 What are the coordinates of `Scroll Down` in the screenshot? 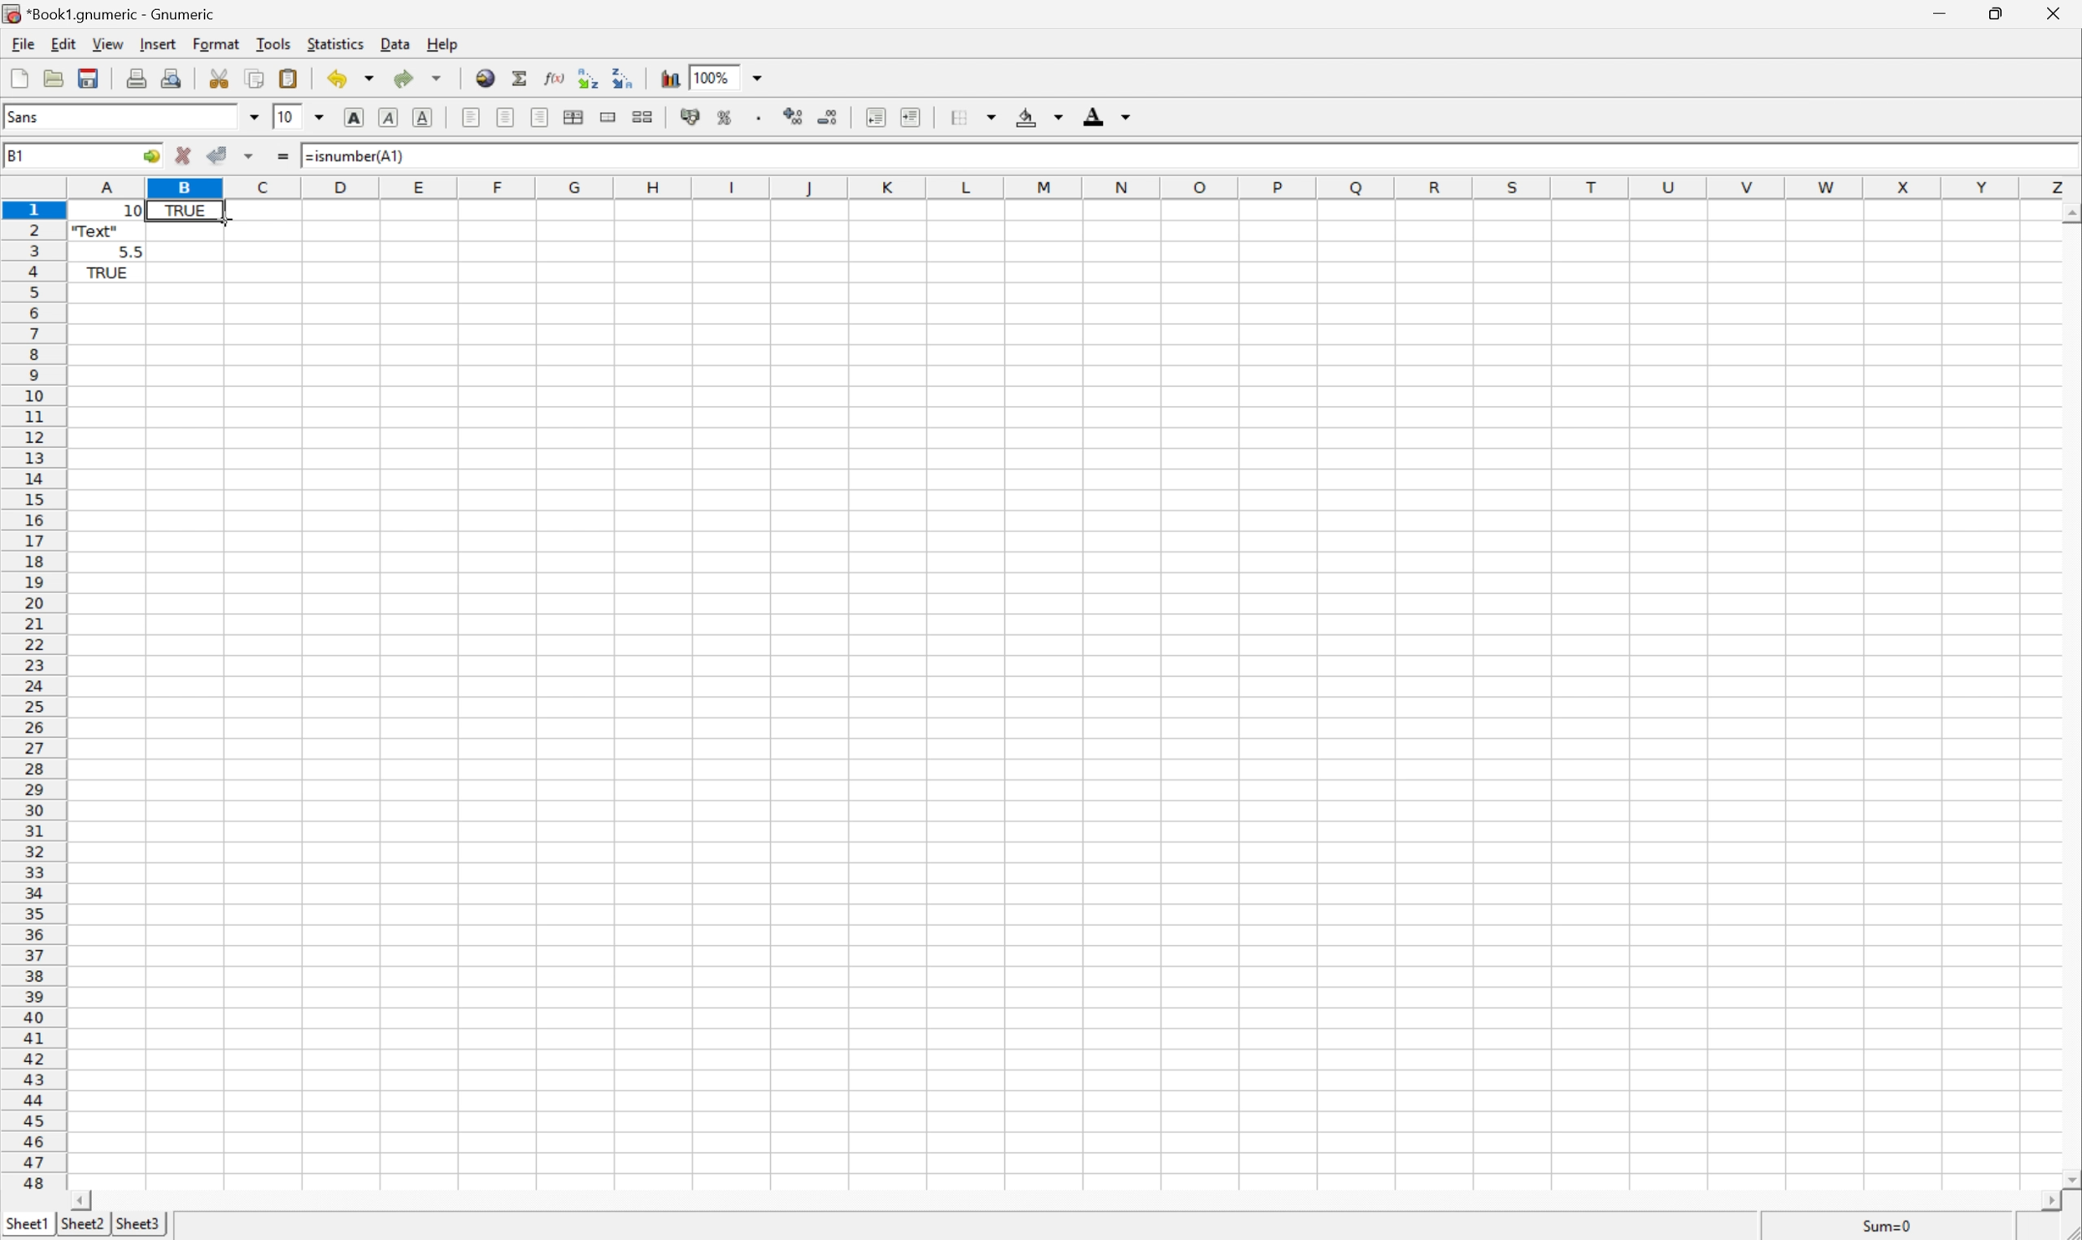 It's located at (2069, 1176).